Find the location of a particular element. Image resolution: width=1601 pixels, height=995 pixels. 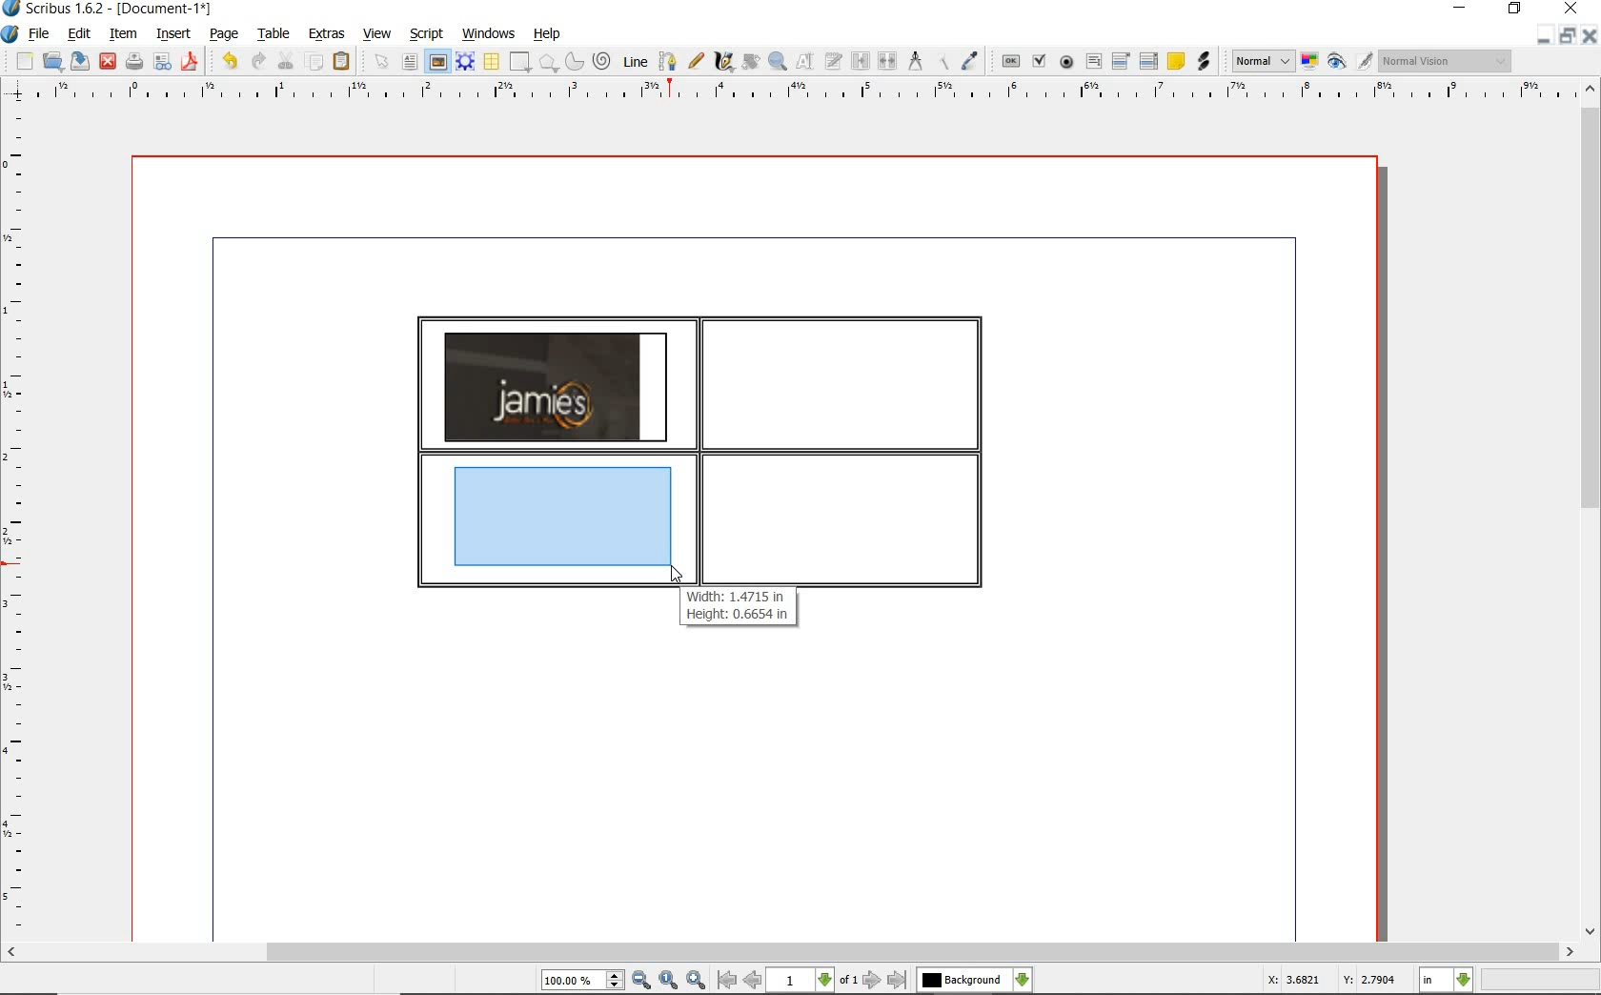

zoom to is located at coordinates (668, 981).